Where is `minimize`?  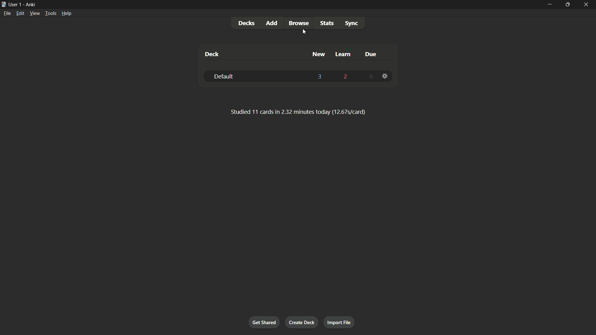
minimize is located at coordinates (547, 5).